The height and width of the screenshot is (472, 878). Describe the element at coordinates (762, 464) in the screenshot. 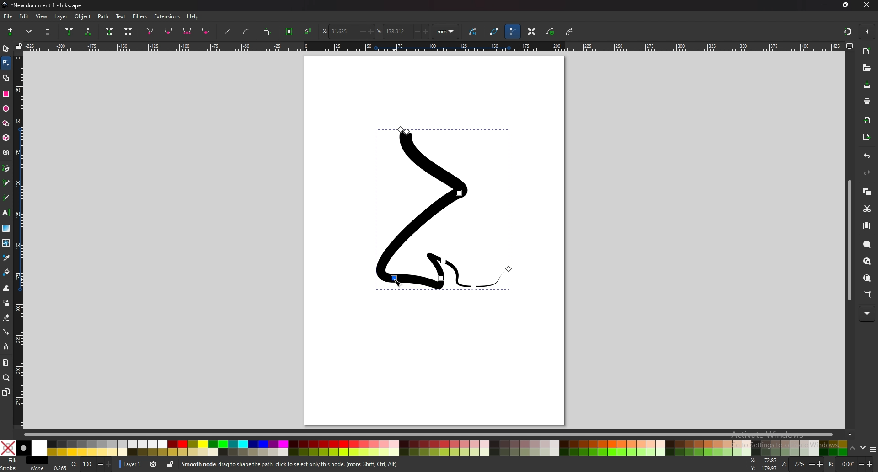

I see `mouse coordinates` at that location.